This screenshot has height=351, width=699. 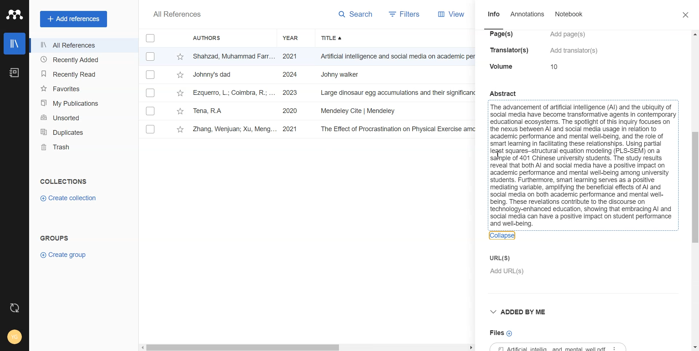 I want to click on v Zhang, Wenjuan; Xu, Meng... 2021 The Effect of Procrastination on Physical Exercise among College Students—... International Journal... 12/18/2024, so click(x=335, y=130).